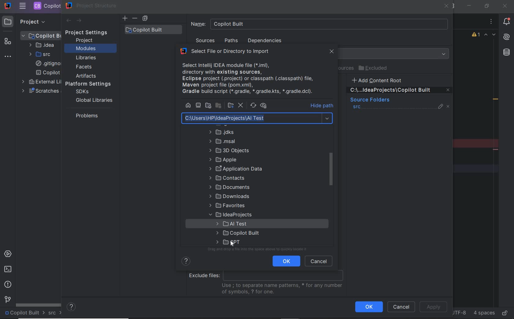  Describe the element at coordinates (491, 22) in the screenshot. I see `options` at that location.